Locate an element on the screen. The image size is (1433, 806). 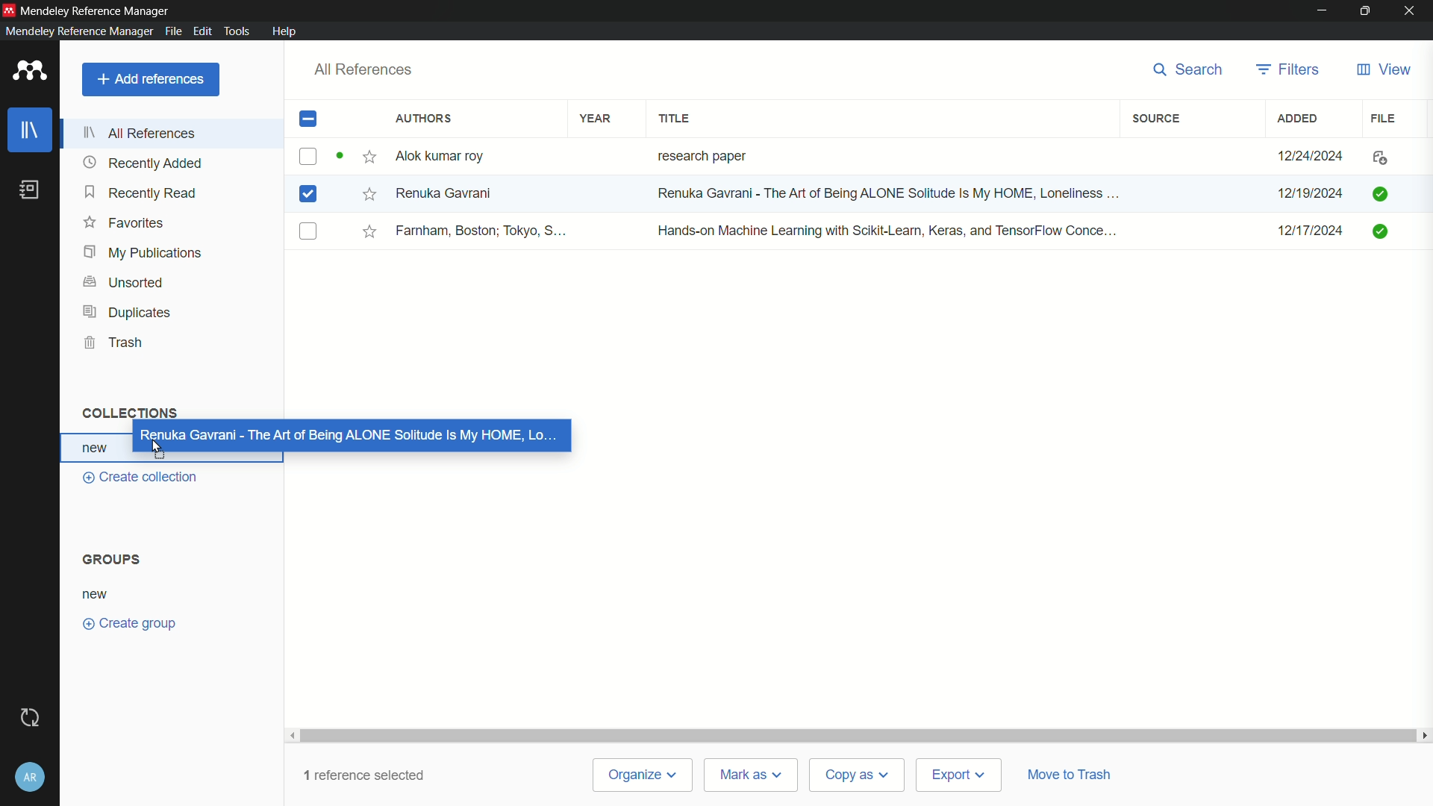
all references is located at coordinates (364, 70).